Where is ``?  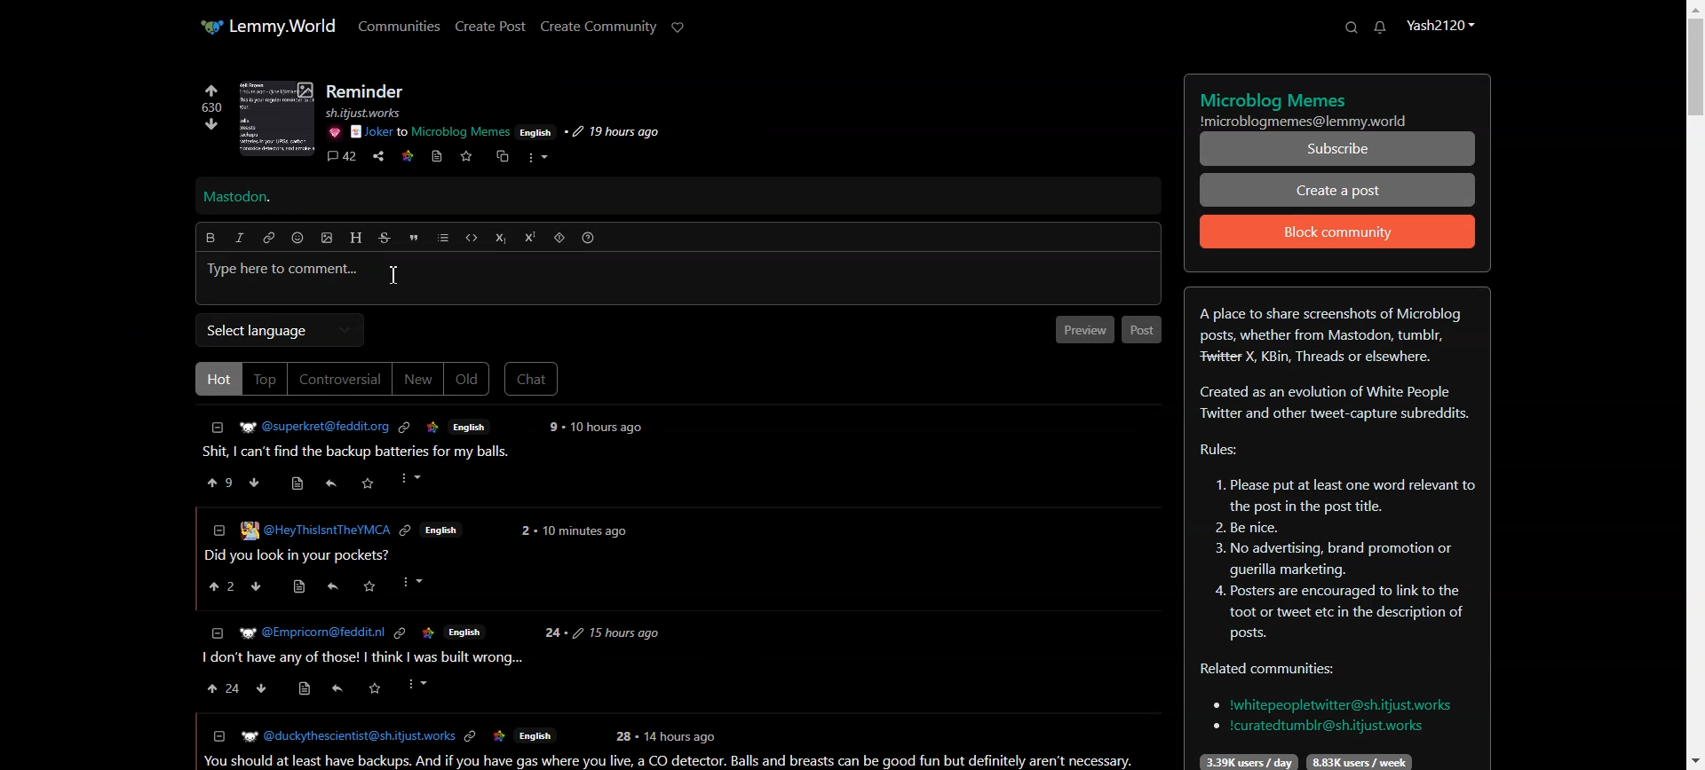
 is located at coordinates (333, 132).